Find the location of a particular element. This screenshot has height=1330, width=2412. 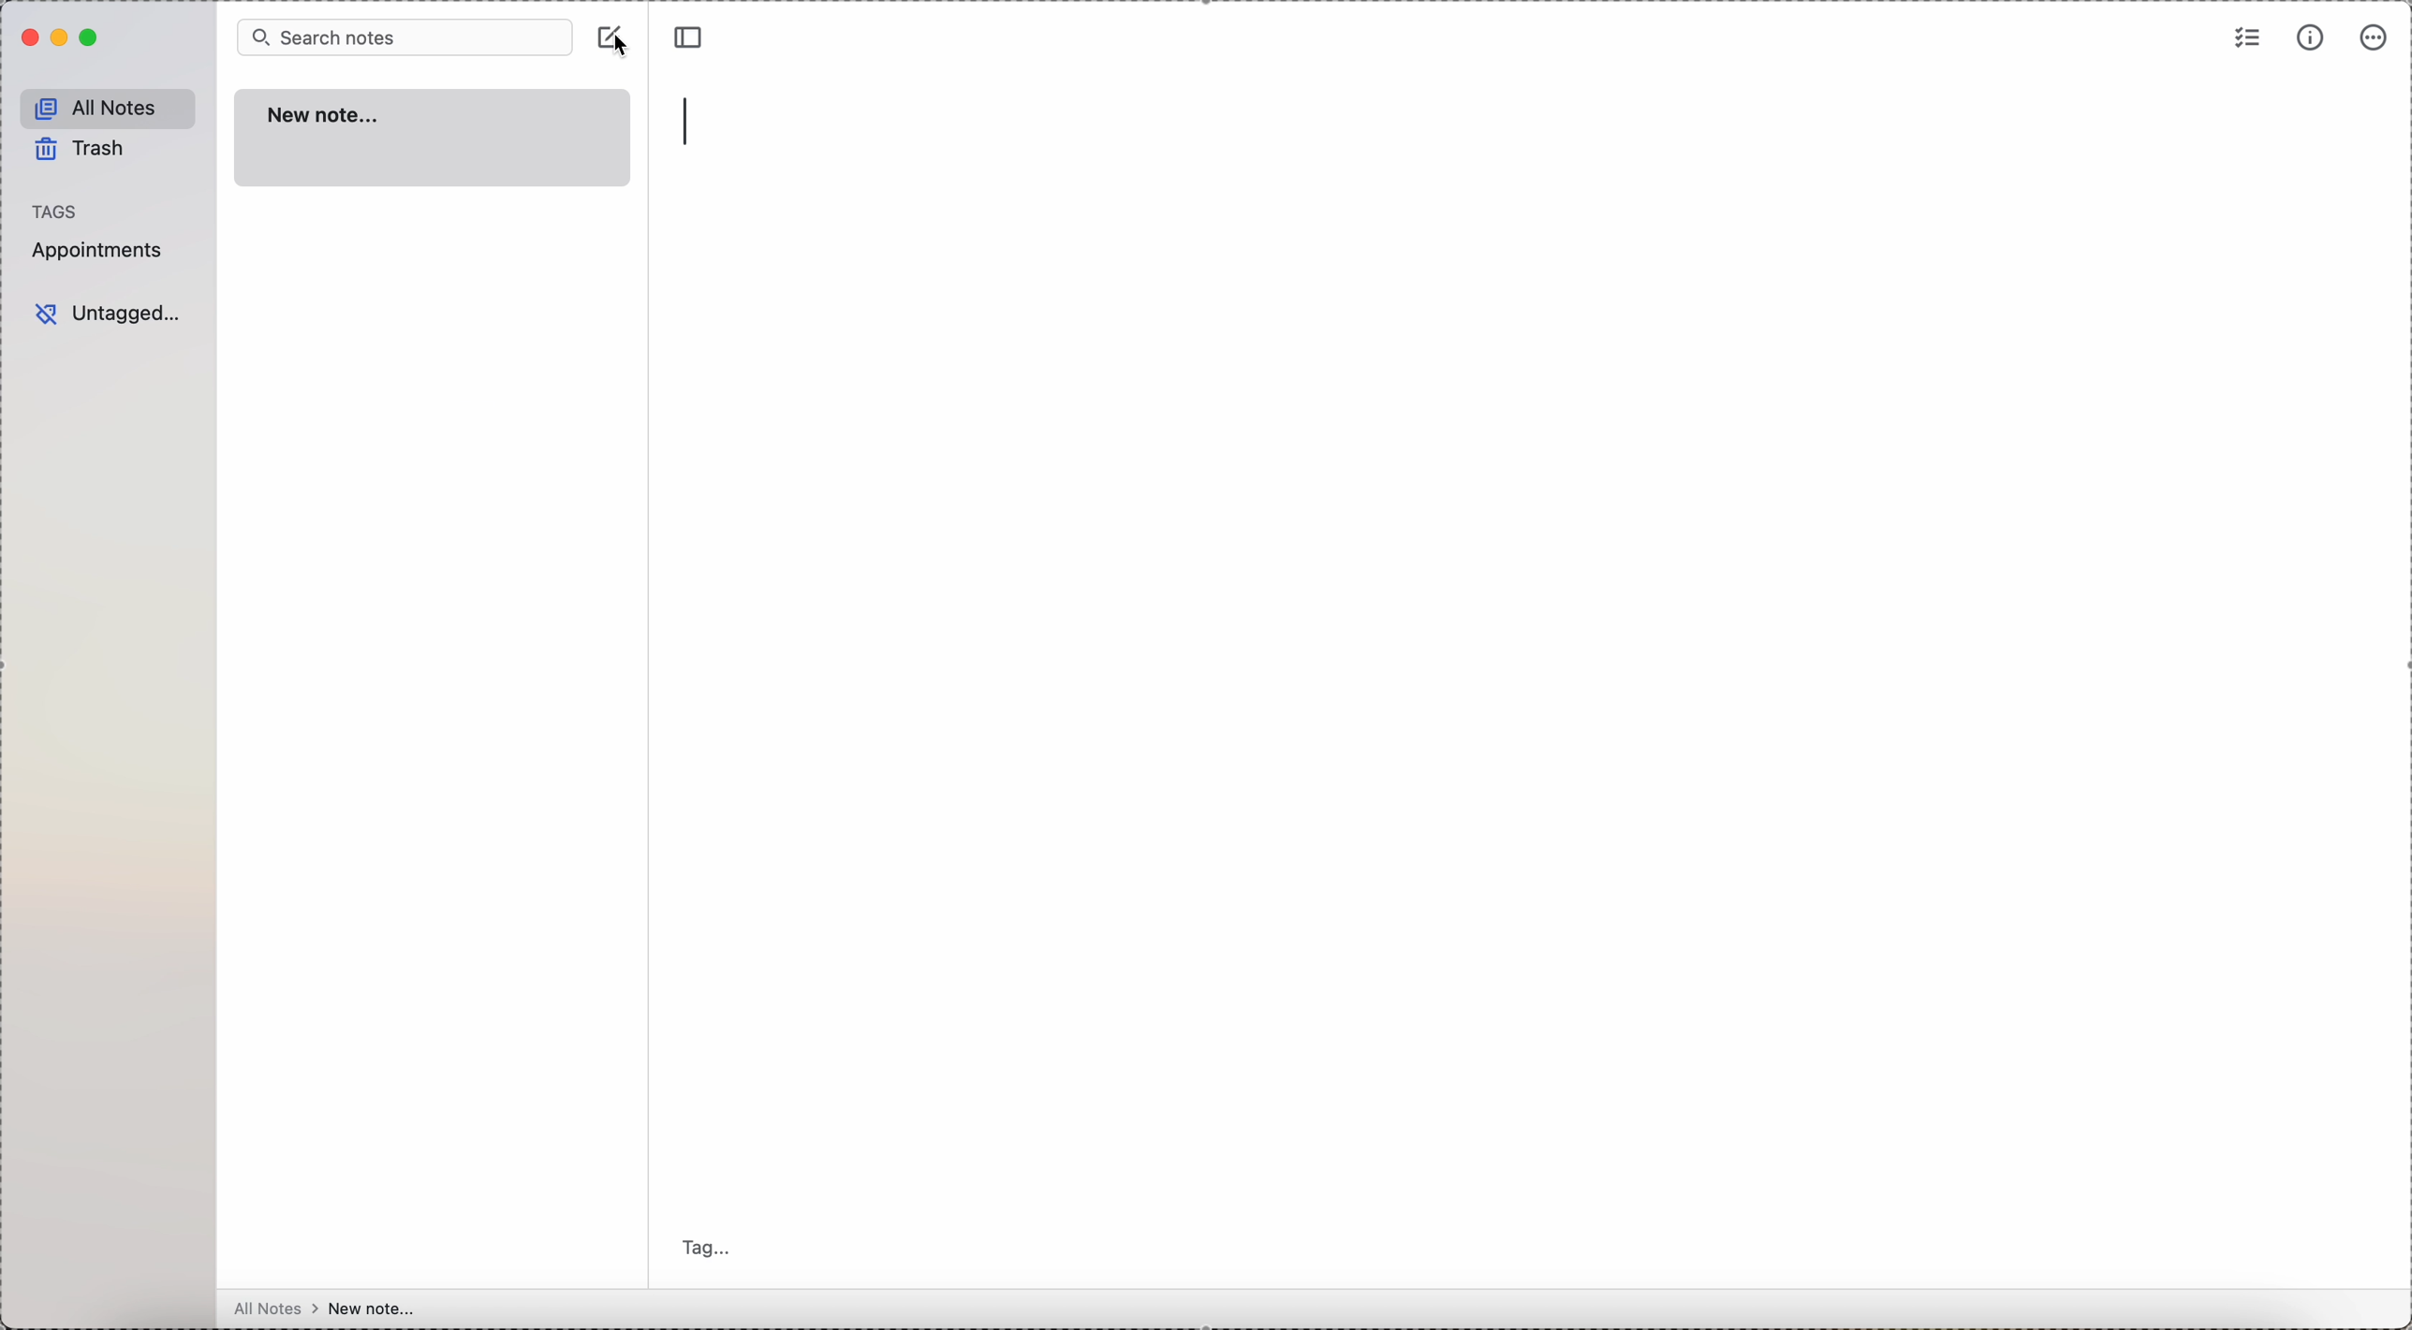

more options is located at coordinates (2372, 39).